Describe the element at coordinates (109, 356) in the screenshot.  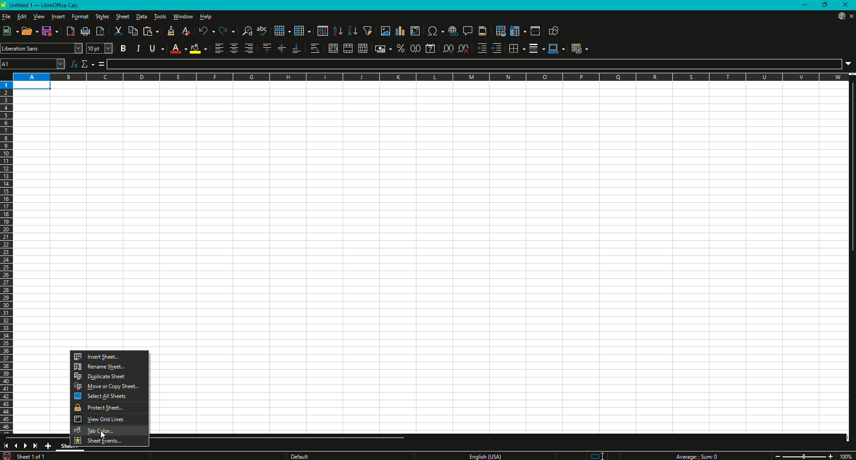
I see `Insert Sheet` at that location.